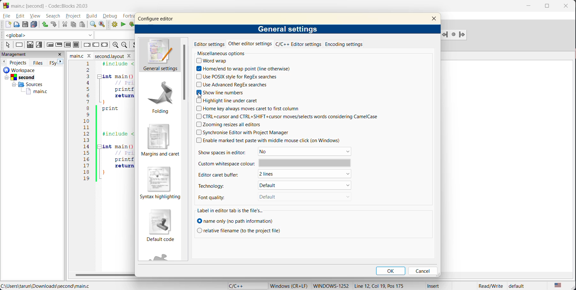  I want to click on run, so click(122, 25).